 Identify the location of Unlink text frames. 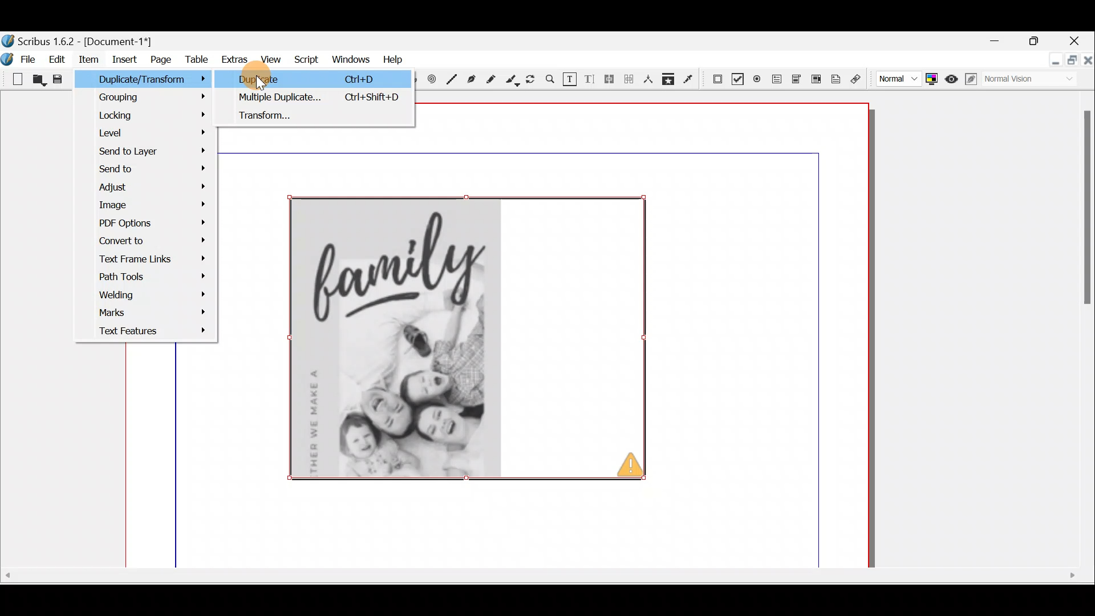
(628, 81).